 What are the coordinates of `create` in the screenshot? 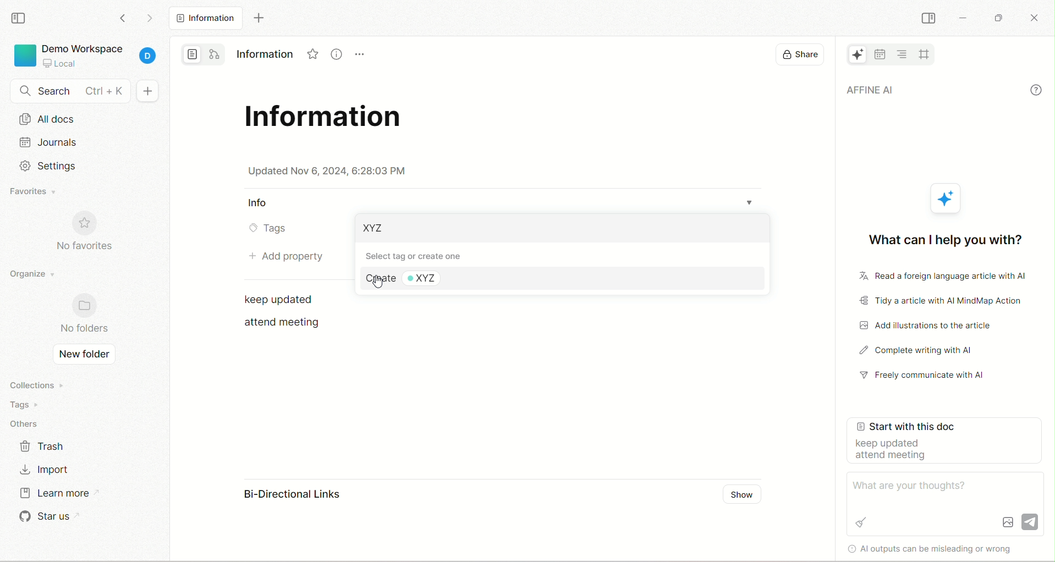 It's located at (378, 279).